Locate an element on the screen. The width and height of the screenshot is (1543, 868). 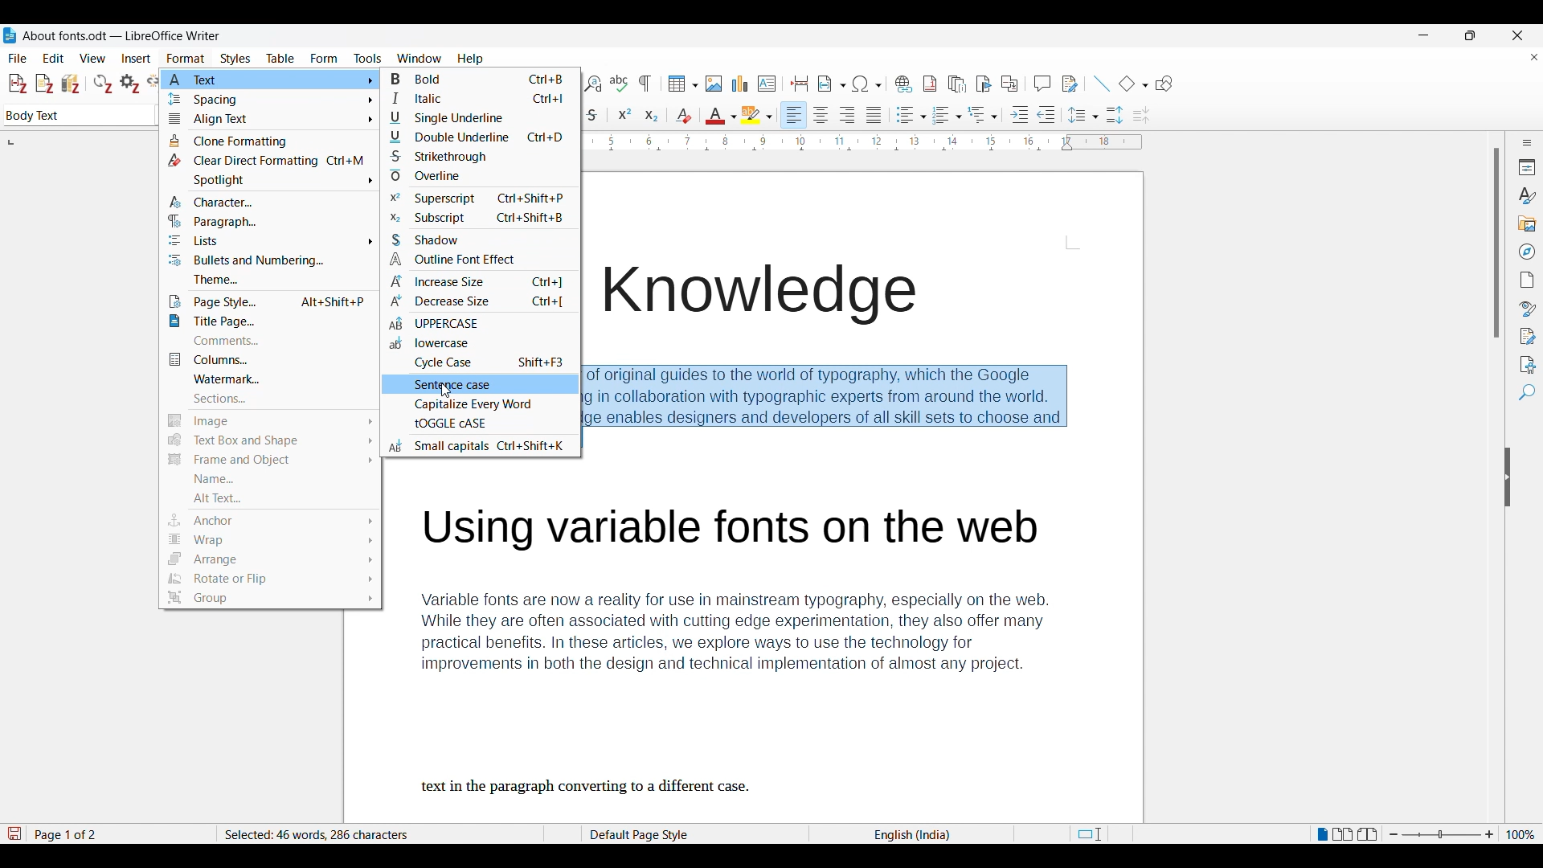
Shadow is located at coordinates (438, 239).